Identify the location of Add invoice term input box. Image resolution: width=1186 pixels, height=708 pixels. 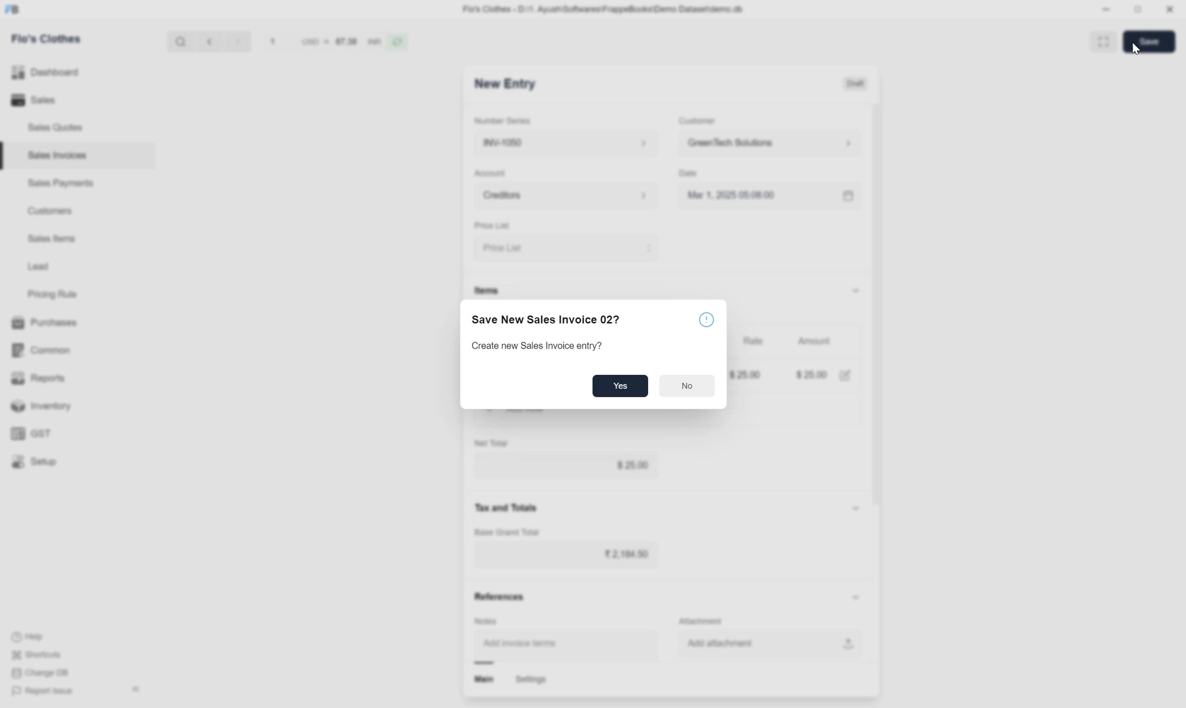
(555, 642).